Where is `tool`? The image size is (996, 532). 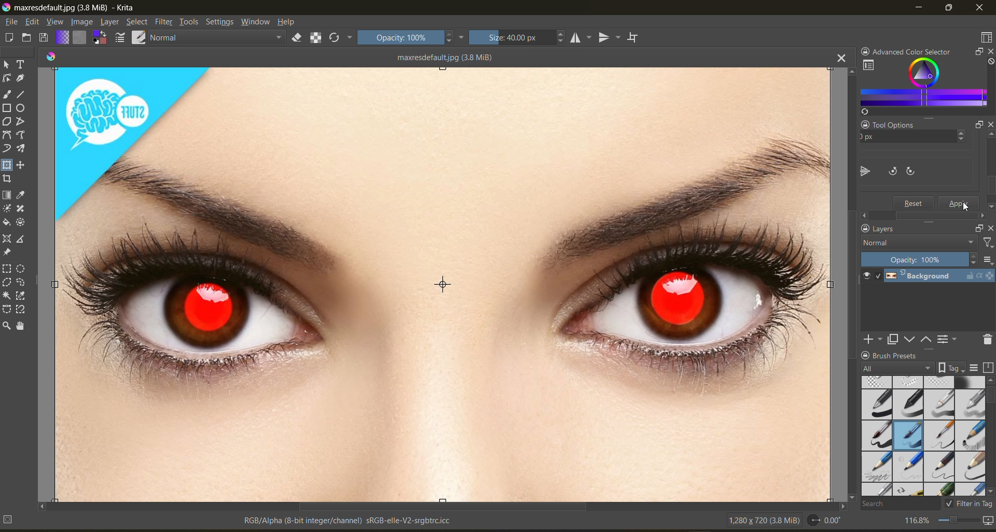 tool is located at coordinates (22, 109).